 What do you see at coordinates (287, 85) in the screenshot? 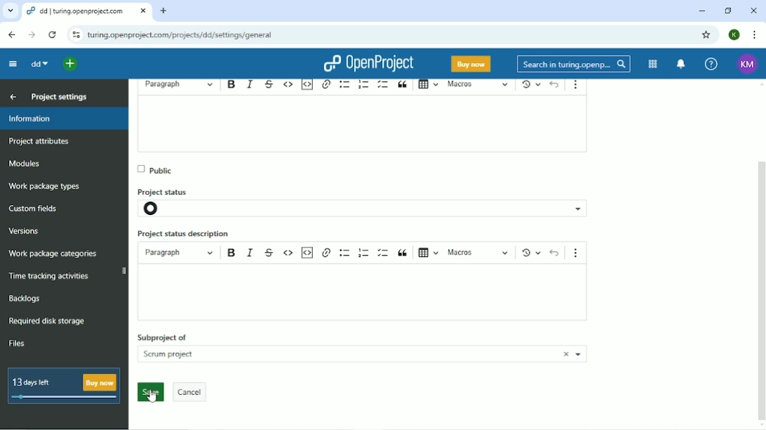
I see `Code` at bounding box center [287, 85].